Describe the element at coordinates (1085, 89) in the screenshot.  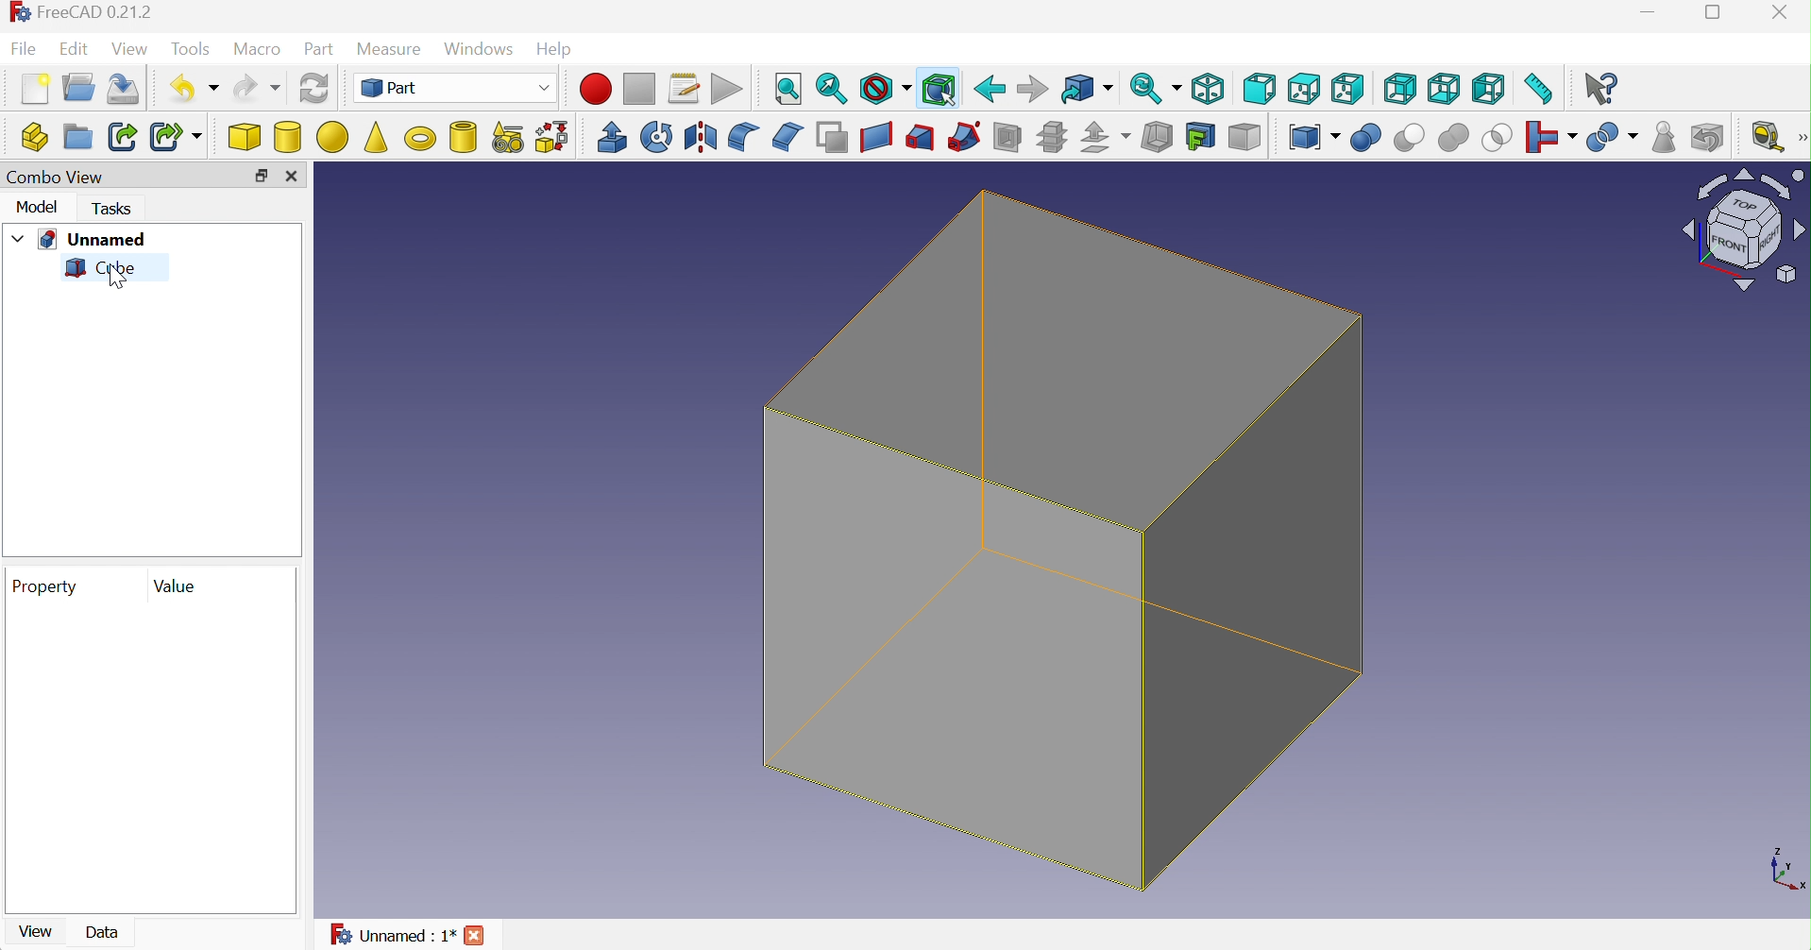
I see `Go to linked object` at that location.